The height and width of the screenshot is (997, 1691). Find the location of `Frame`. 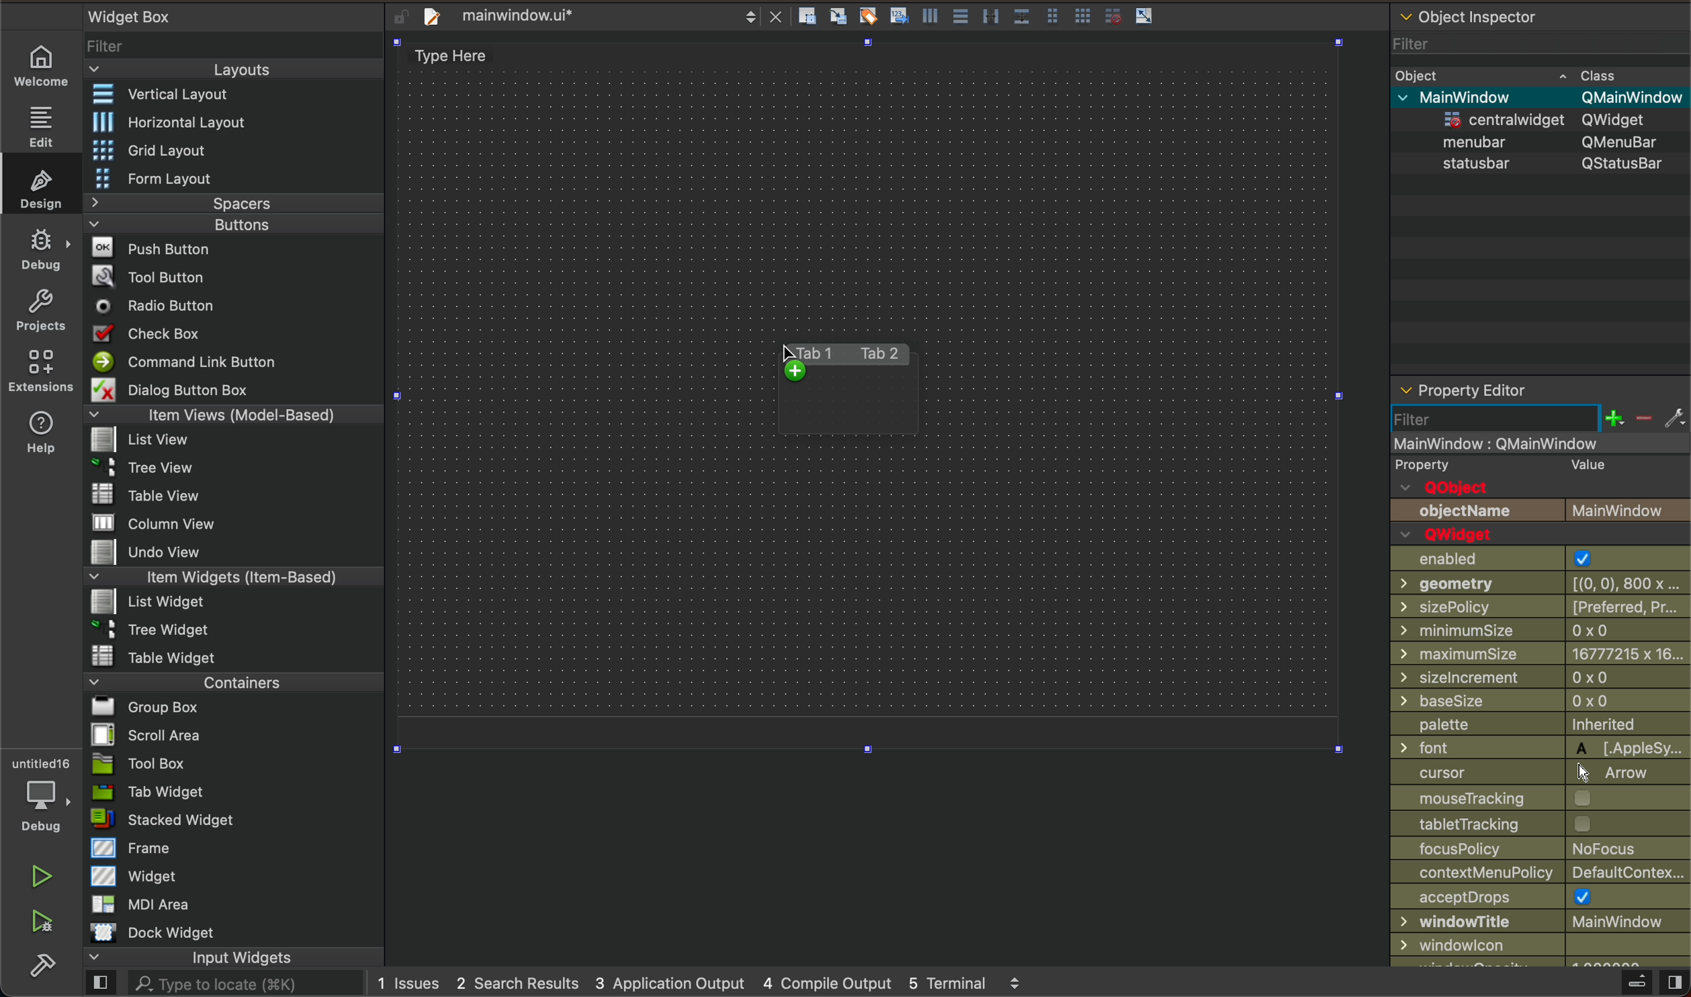

Frame is located at coordinates (124, 848).